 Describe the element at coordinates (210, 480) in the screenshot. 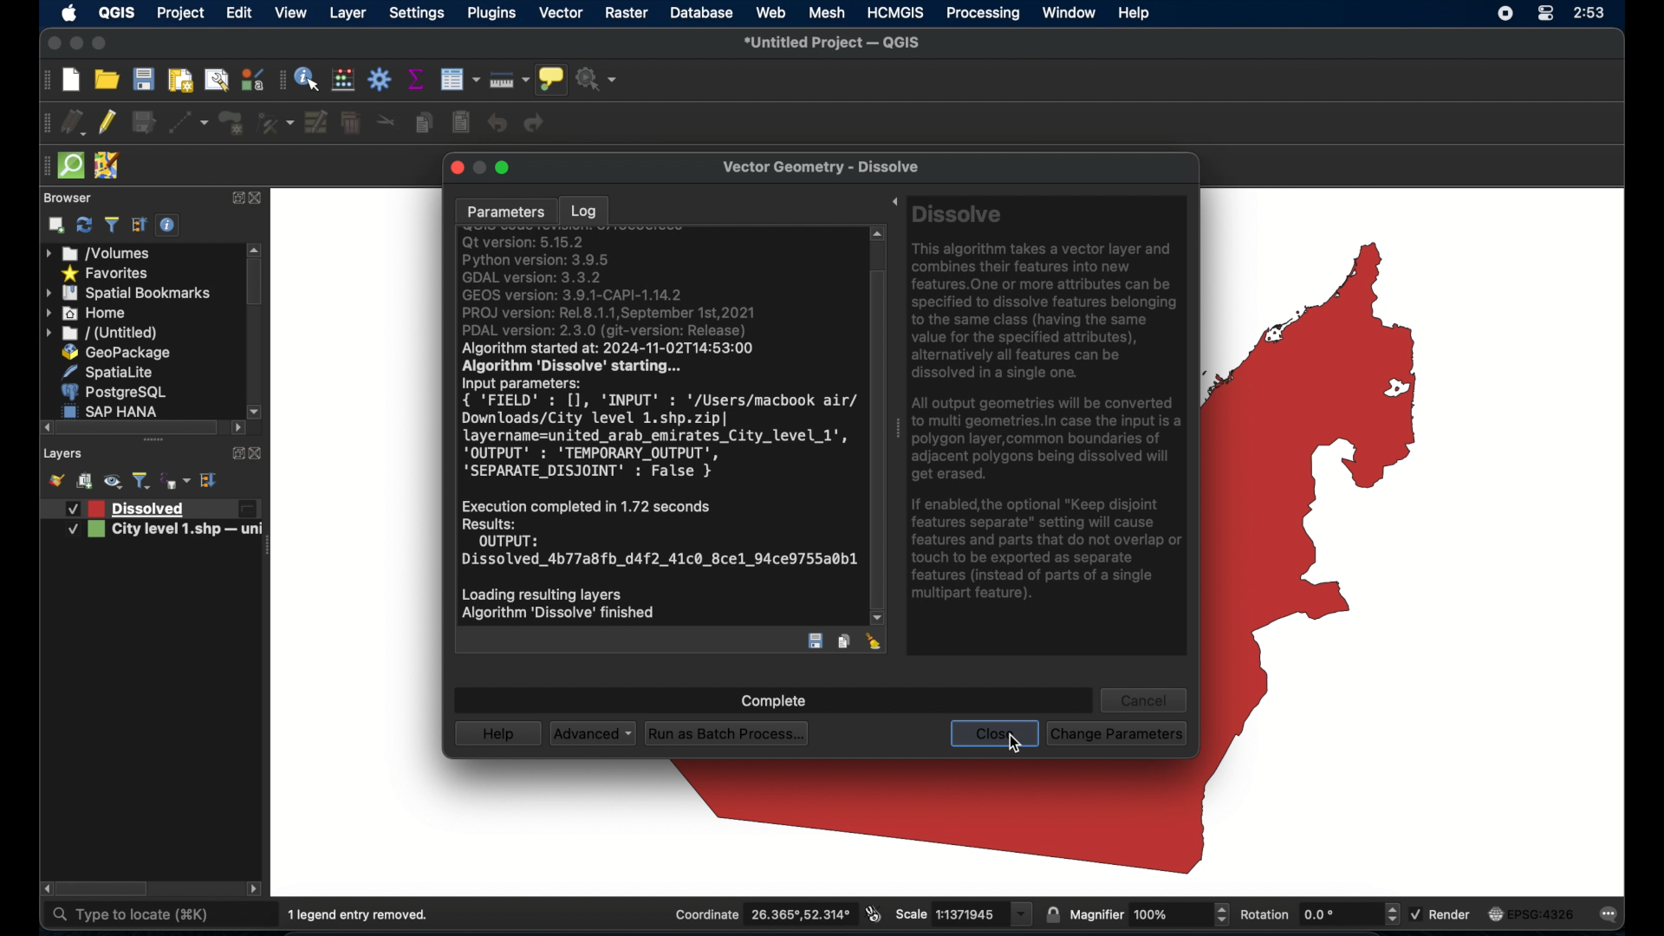

I see `expand all` at that location.